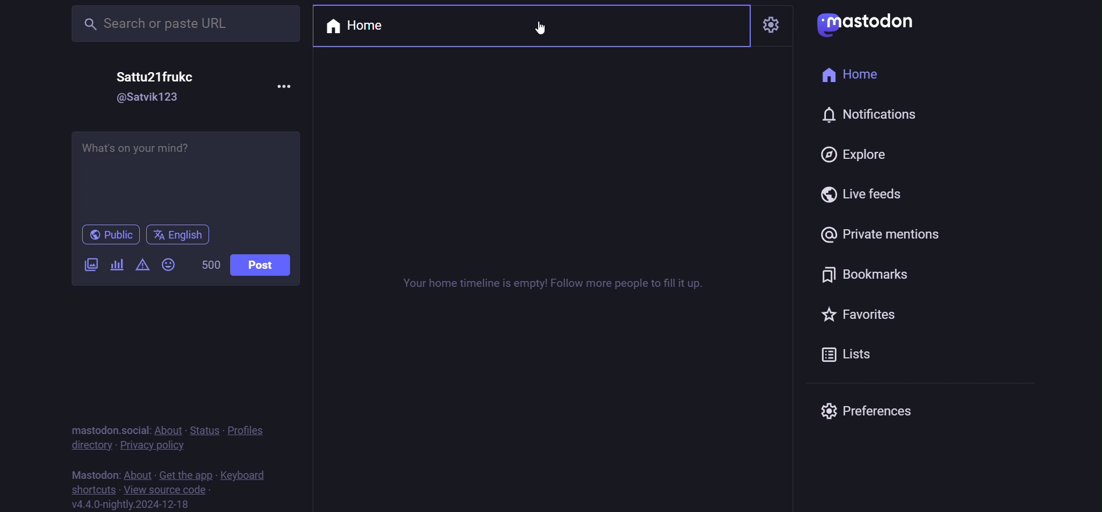 This screenshot has height=512, width=1102. I want to click on content warning, so click(143, 264).